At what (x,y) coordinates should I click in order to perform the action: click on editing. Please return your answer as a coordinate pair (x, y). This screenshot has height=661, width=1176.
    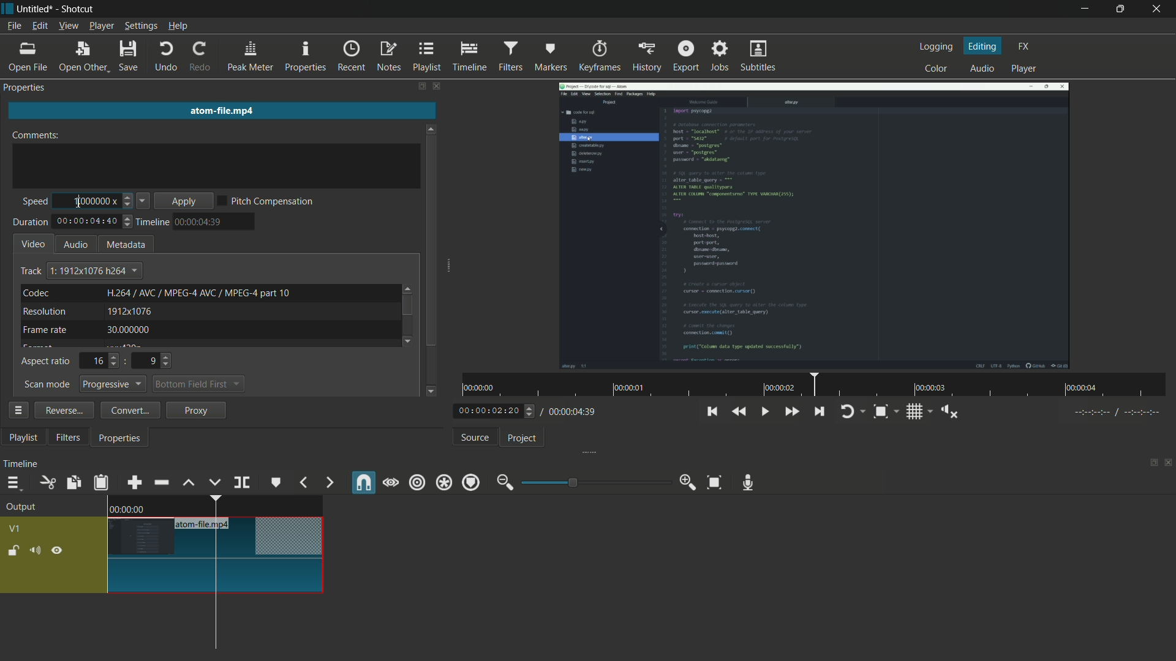
    Looking at the image, I should click on (984, 47).